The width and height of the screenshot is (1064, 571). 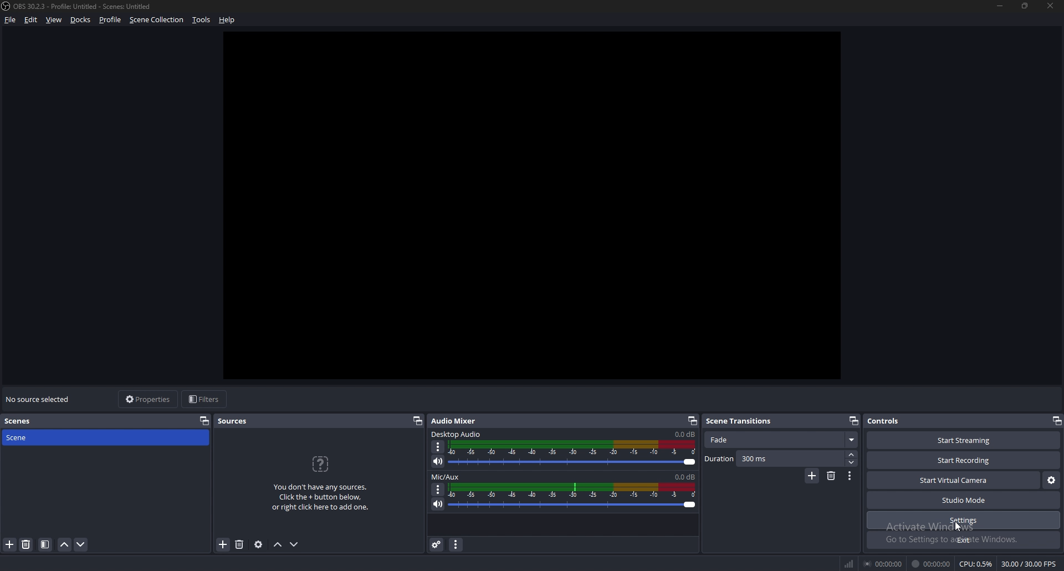 I want to click on advanced audio properties, so click(x=438, y=544).